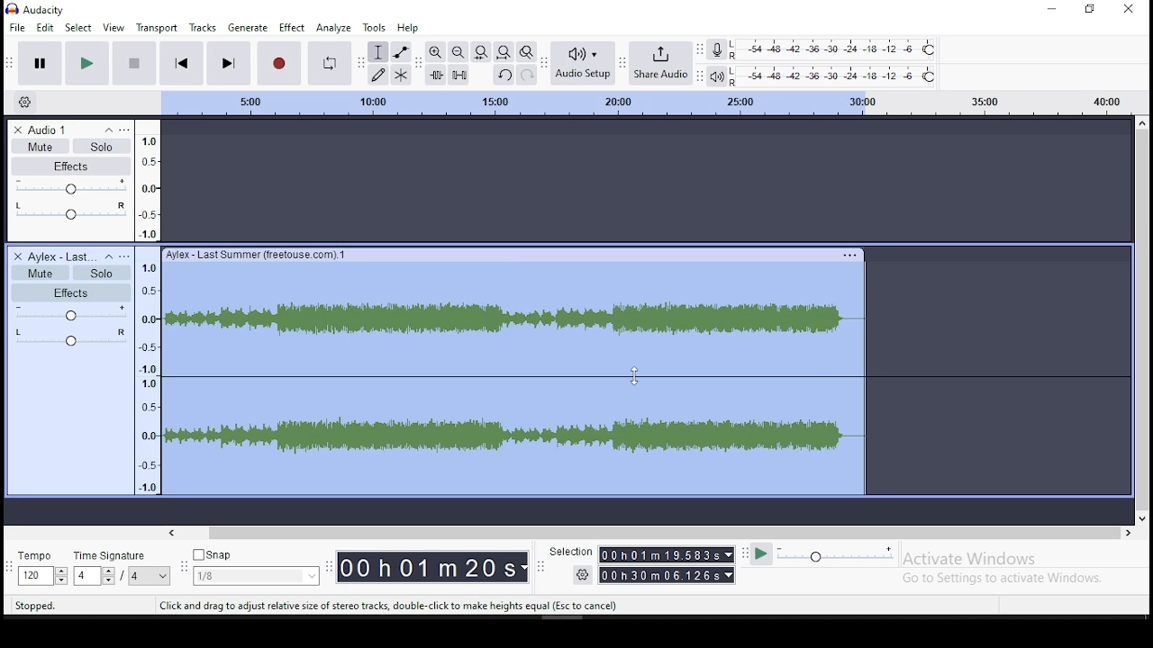 This screenshot has height=648, width=1153. Describe the element at coordinates (148, 306) in the screenshot. I see `scale` at that location.